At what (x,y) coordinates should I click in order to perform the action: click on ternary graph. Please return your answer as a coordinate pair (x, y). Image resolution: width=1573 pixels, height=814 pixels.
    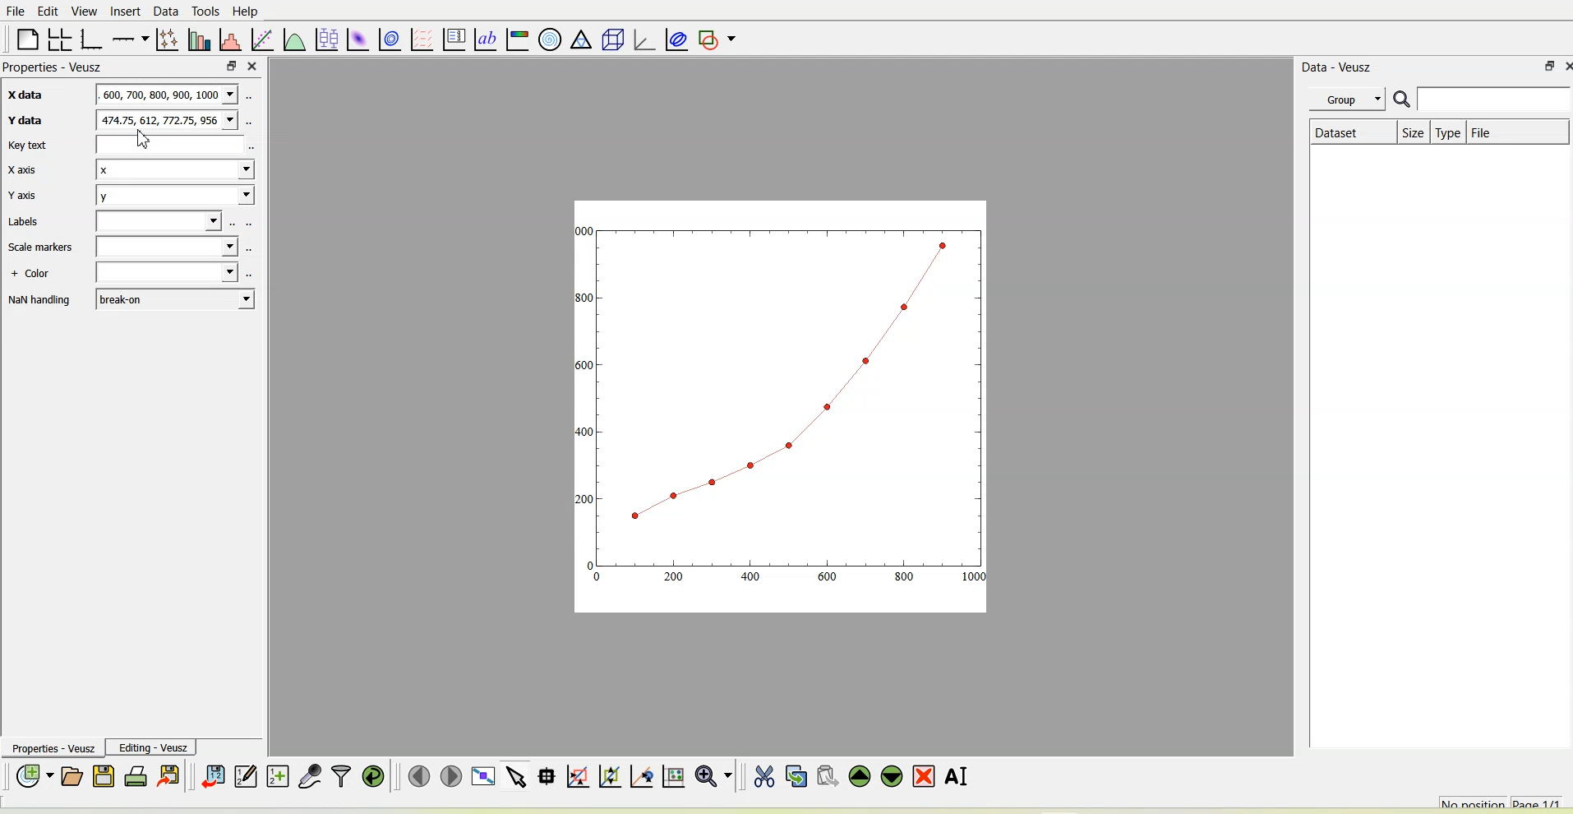
    Looking at the image, I should click on (581, 39).